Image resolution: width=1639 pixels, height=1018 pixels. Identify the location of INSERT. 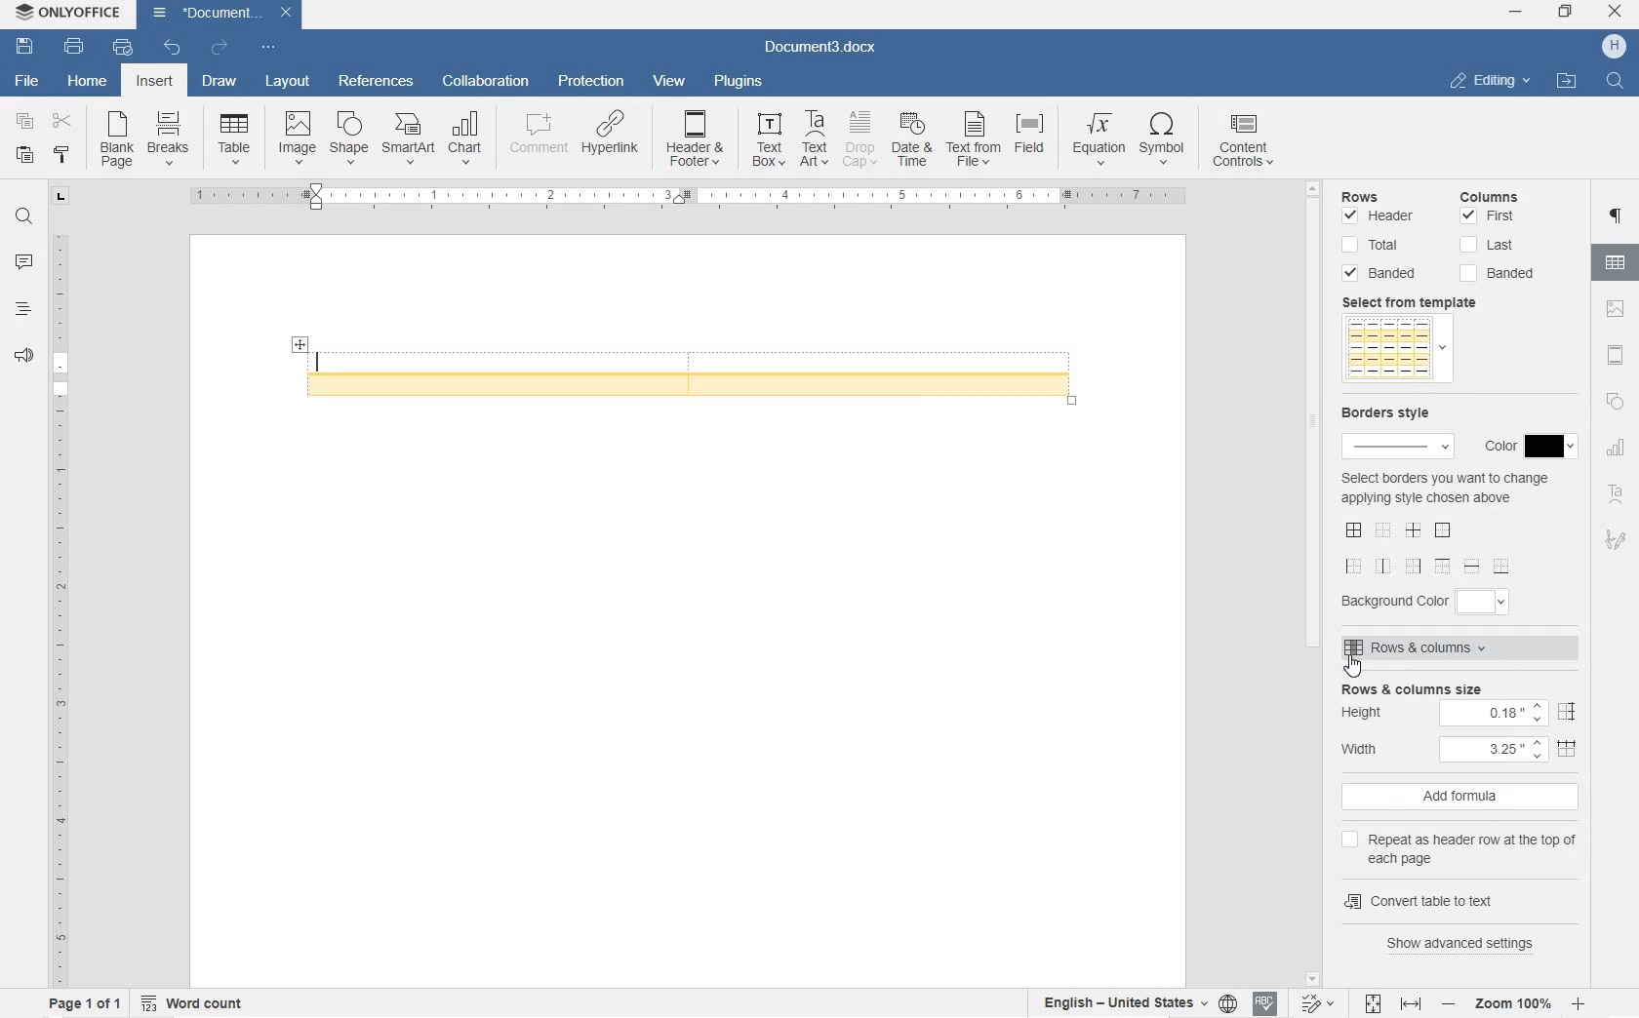
(157, 84).